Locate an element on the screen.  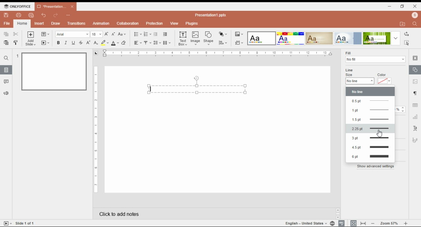
color theme is located at coordinates (261, 38).